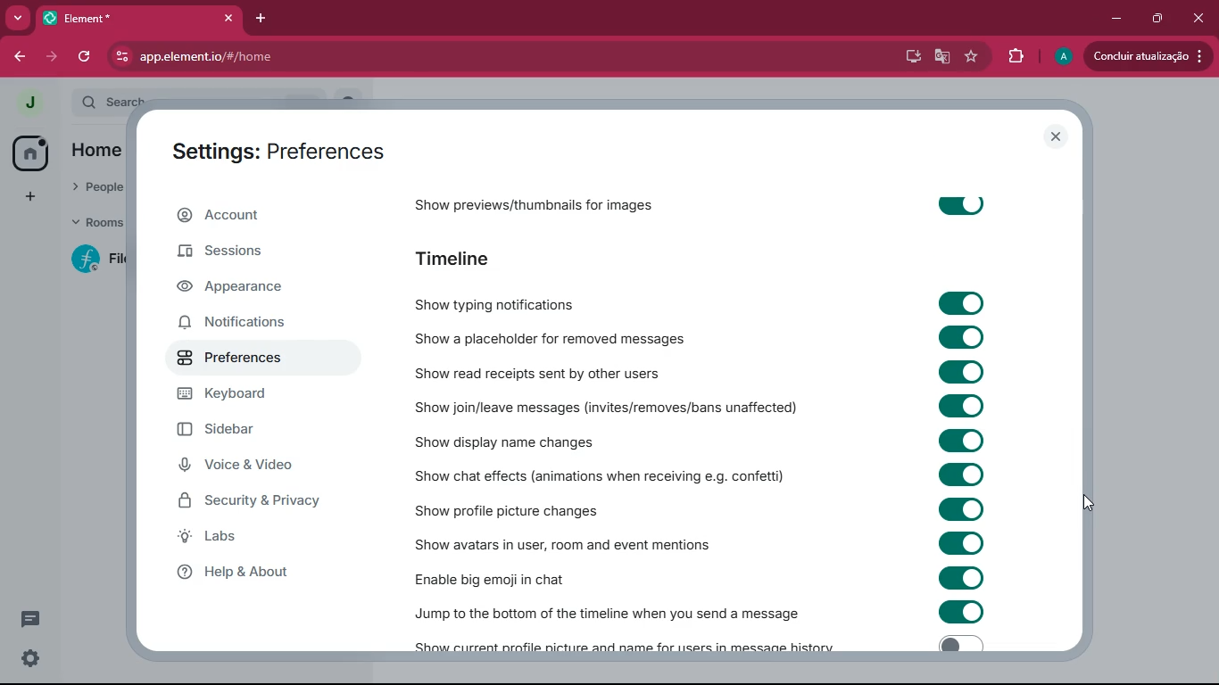 Image resolution: width=1219 pixels, height=685 pixels. Describe the element at coordinates (974, 58) in the screenshot. I see `favourite` at that location.